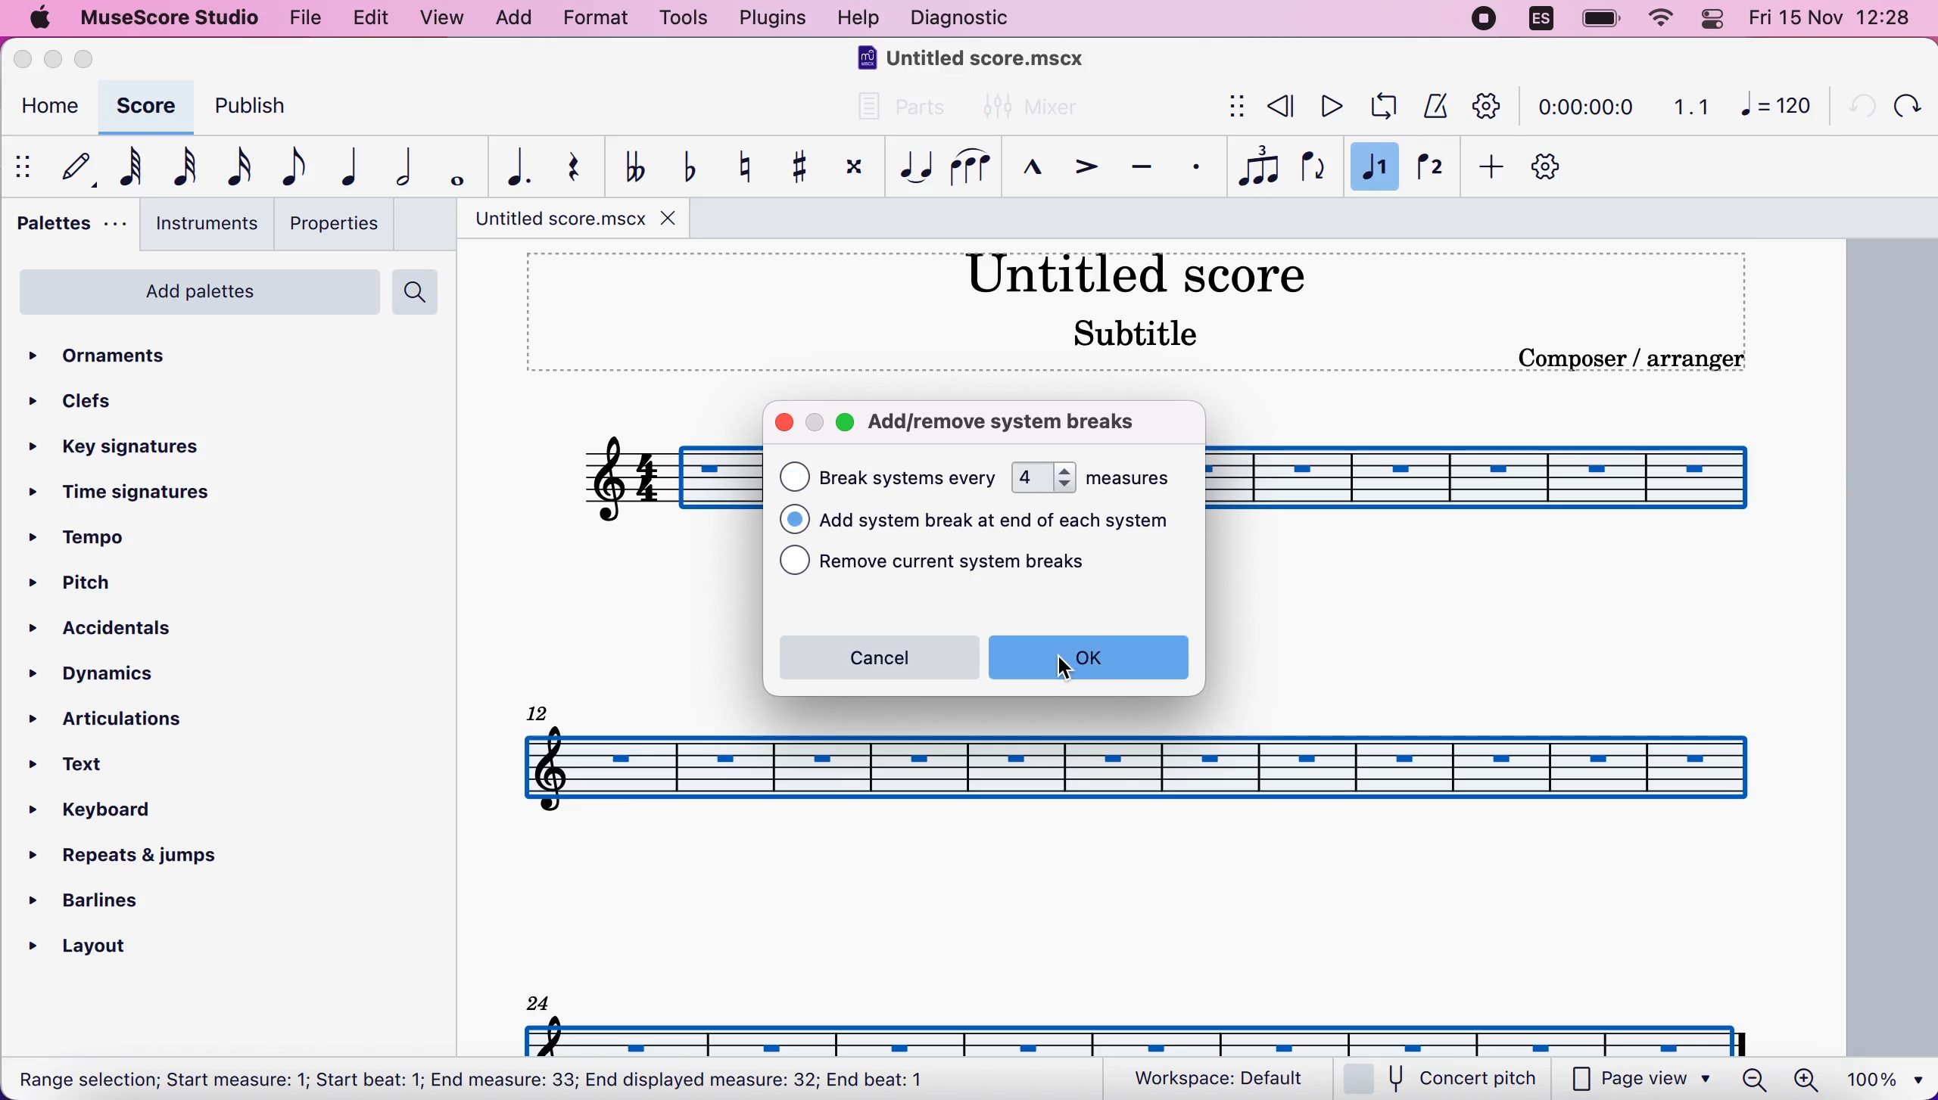  What do you see at coordinates (119, 716) in the screenshot?
I see `articulations` at bounding box center [119, 716].